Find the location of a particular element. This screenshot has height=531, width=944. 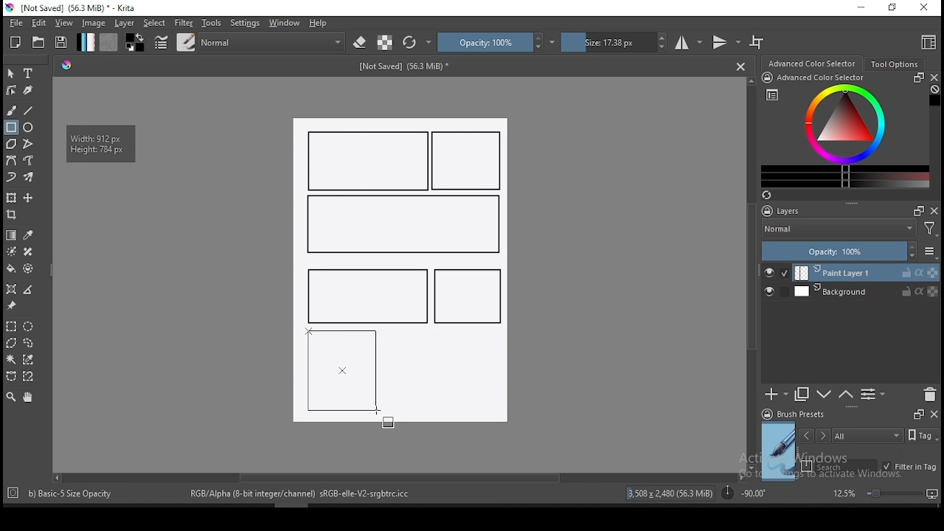

new layer is located at coordinates (777, 394).